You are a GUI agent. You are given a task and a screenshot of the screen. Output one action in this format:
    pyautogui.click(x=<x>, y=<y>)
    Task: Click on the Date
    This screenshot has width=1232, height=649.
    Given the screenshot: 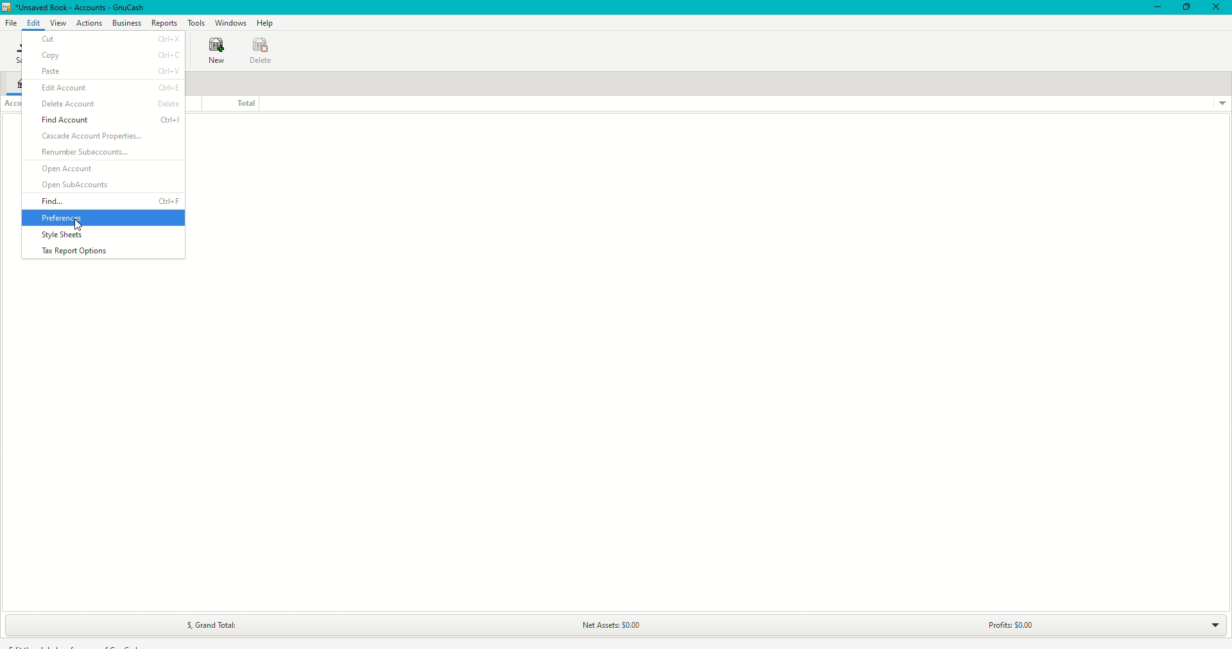 What is the action you would take?
    pyautogui.click(x=263, y=51)
    